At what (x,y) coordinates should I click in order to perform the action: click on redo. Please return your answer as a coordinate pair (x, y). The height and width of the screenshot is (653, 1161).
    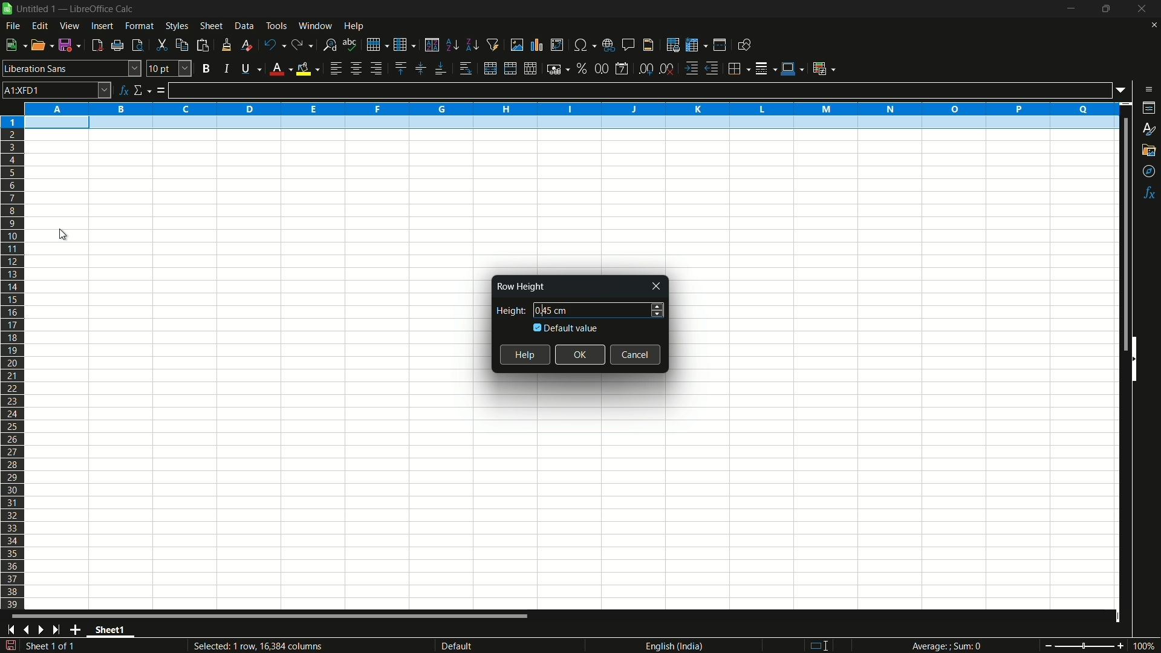
    Looking at the image, I should click on (303, 45).